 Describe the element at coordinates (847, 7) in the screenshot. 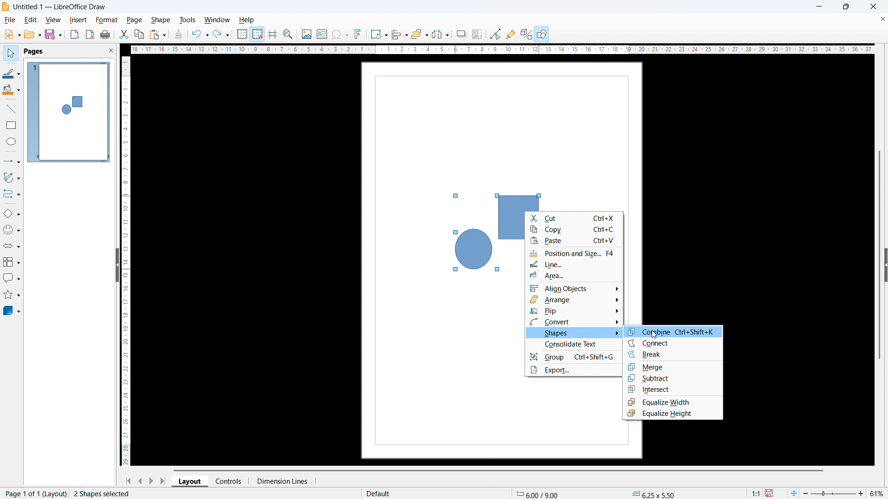

I see `maximize` at that location.